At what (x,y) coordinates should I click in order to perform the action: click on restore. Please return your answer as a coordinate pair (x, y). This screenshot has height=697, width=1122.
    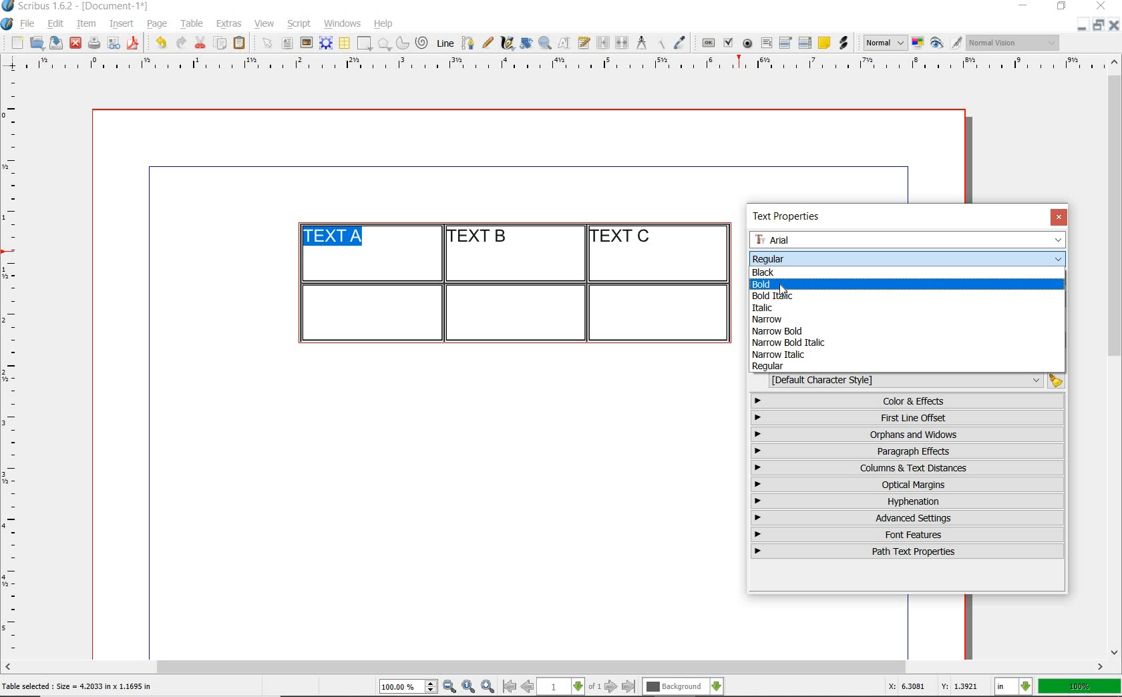
    Looking at the image, I should click on (1062, 7).